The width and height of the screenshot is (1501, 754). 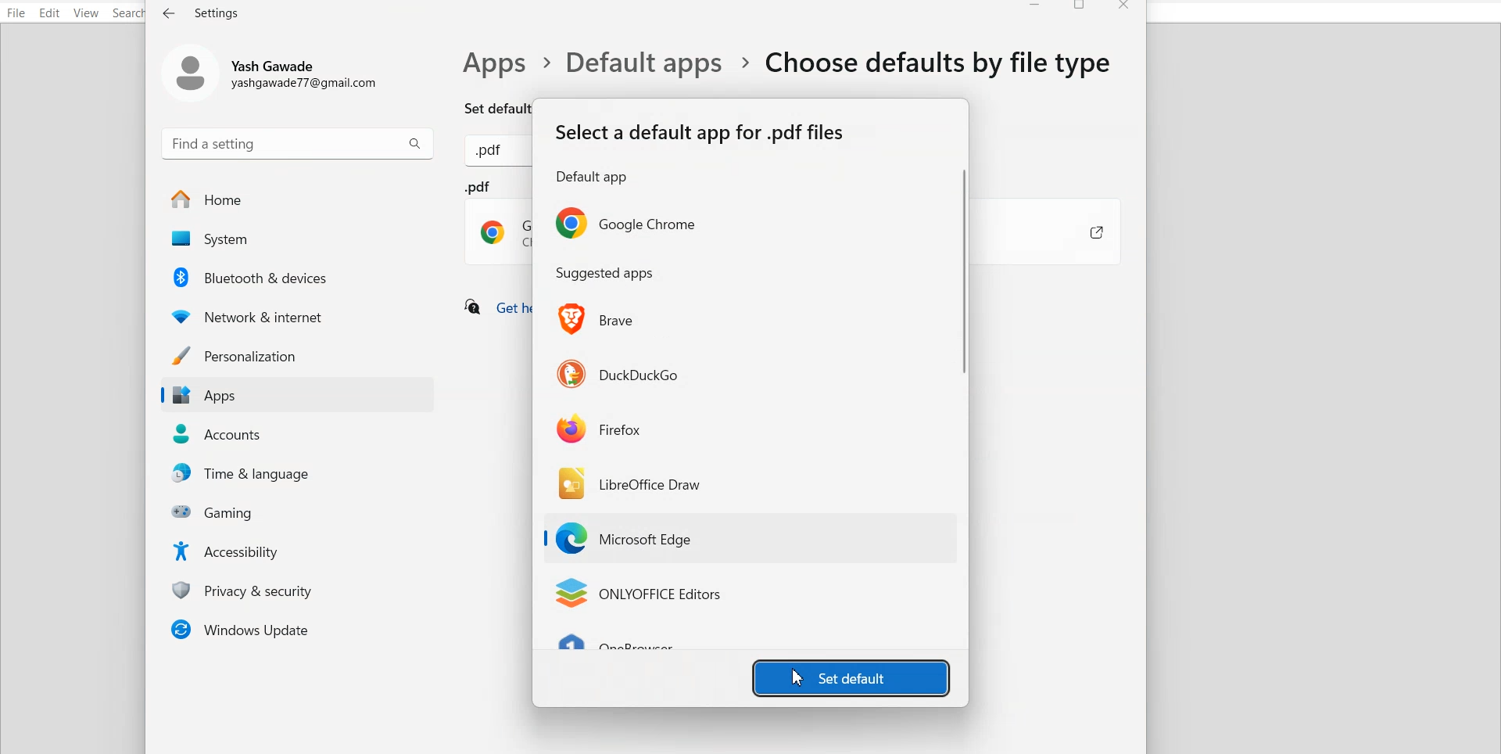 What do you see at coordinates (638, 550) in the screenshot?
I see `Cursor` at bounding box center [638, 550].